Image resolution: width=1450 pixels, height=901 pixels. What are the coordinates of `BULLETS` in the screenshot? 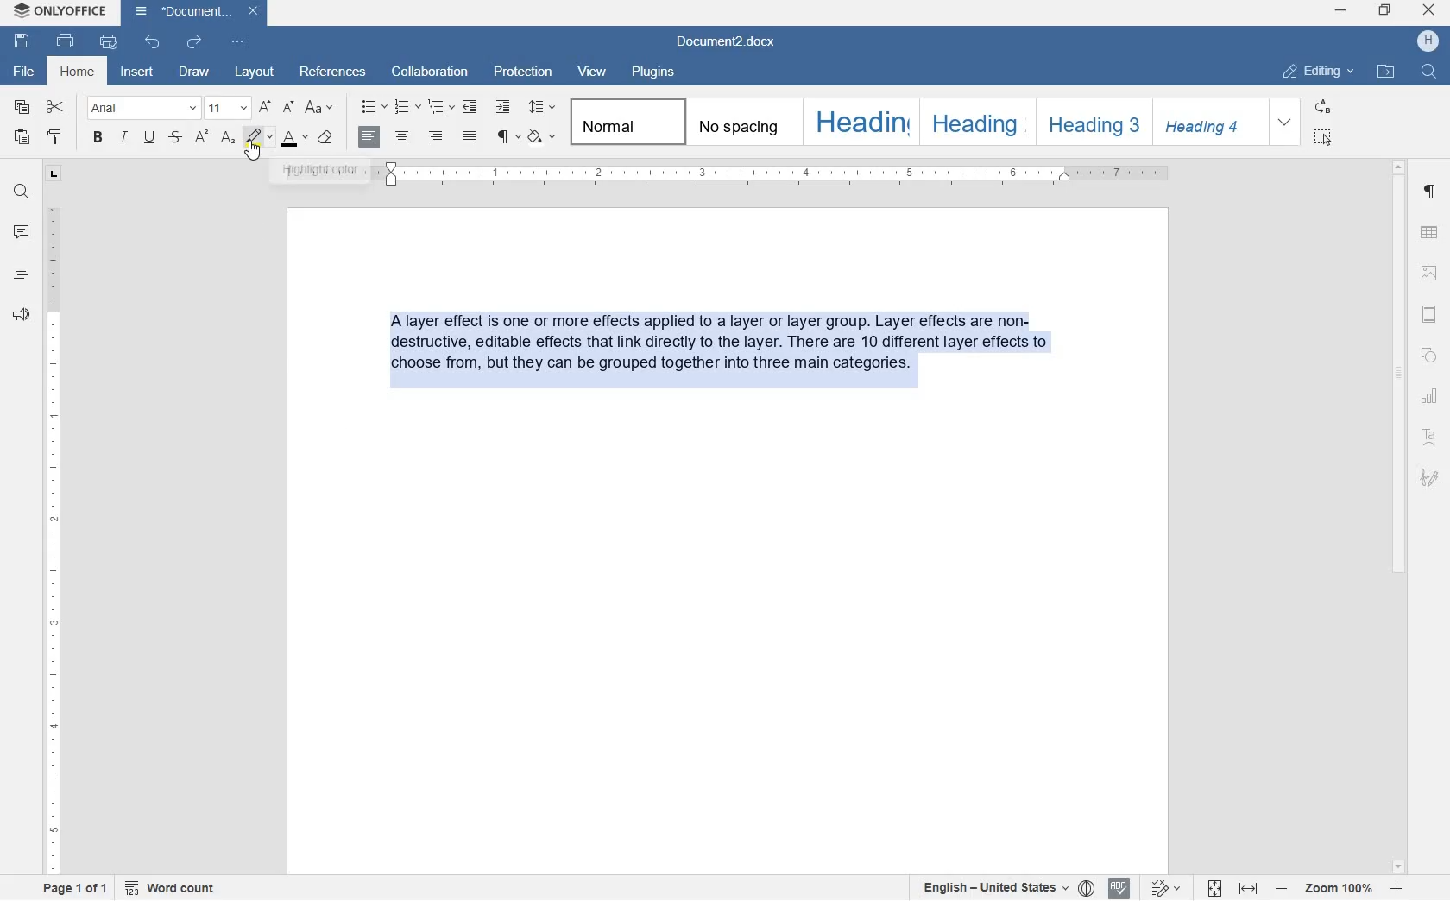 It's located at (373, 108).